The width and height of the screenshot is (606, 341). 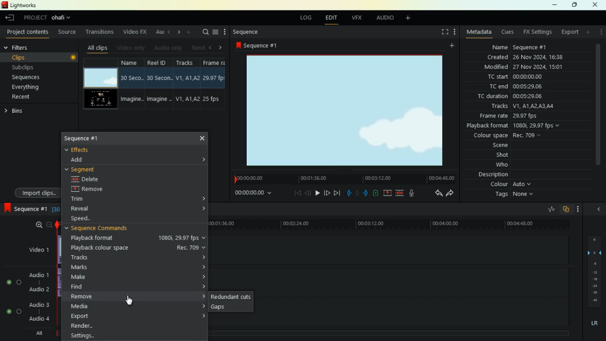 I want to click on Mouse Cursor, so click(x=132, y=300).